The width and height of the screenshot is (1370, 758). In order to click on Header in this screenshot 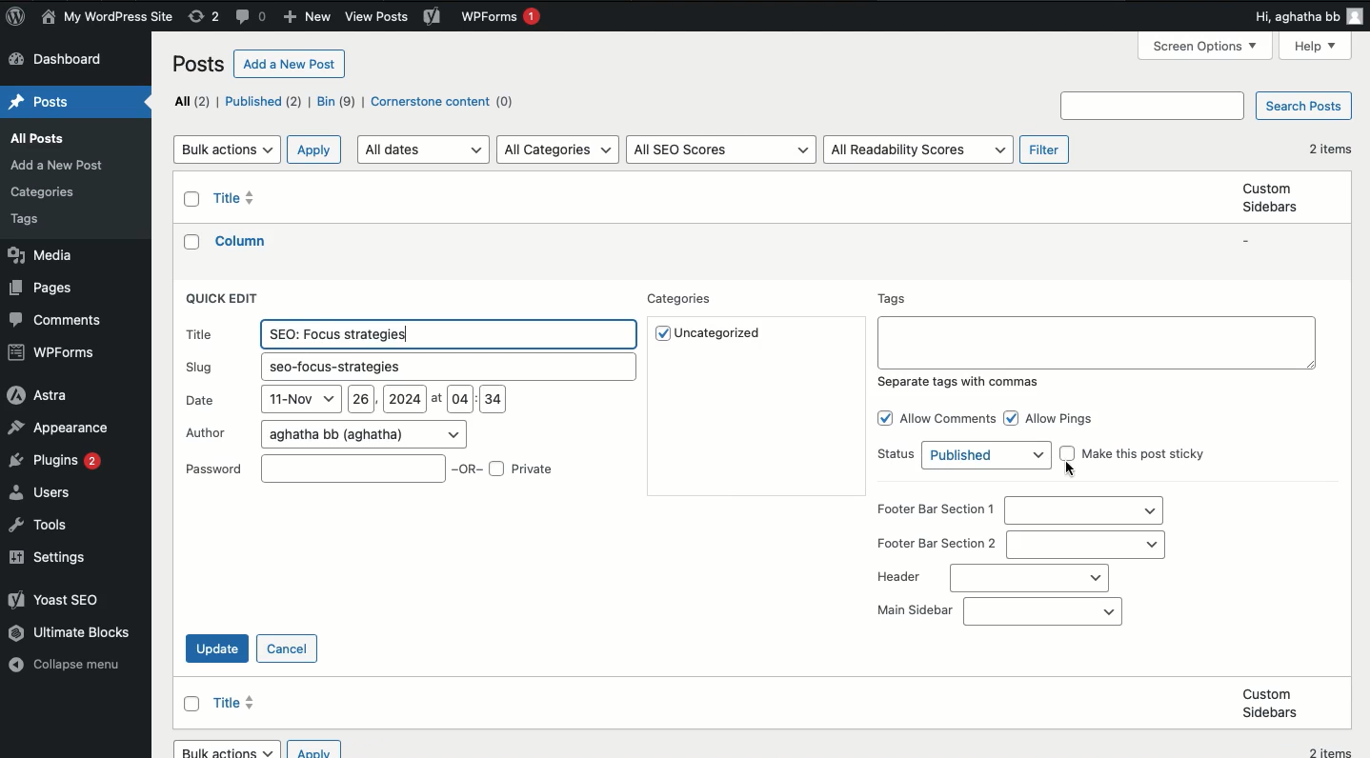, I will do `click(897, 578)`.